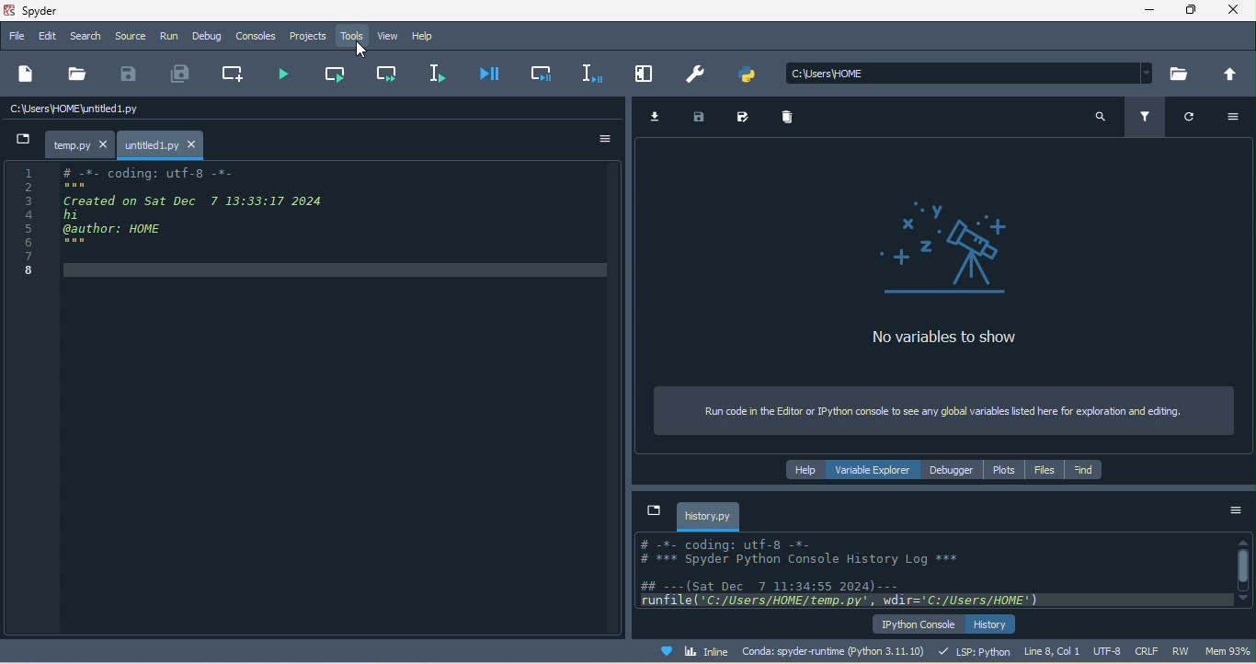  I want to click on conda spyder runtime, so click(838, 651).